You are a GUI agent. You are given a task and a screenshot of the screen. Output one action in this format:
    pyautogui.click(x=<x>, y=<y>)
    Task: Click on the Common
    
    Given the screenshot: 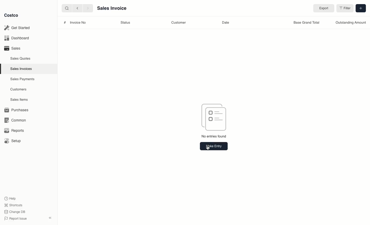 What is the action you would take?
    pyautogui.click(x=14, y=120)
    